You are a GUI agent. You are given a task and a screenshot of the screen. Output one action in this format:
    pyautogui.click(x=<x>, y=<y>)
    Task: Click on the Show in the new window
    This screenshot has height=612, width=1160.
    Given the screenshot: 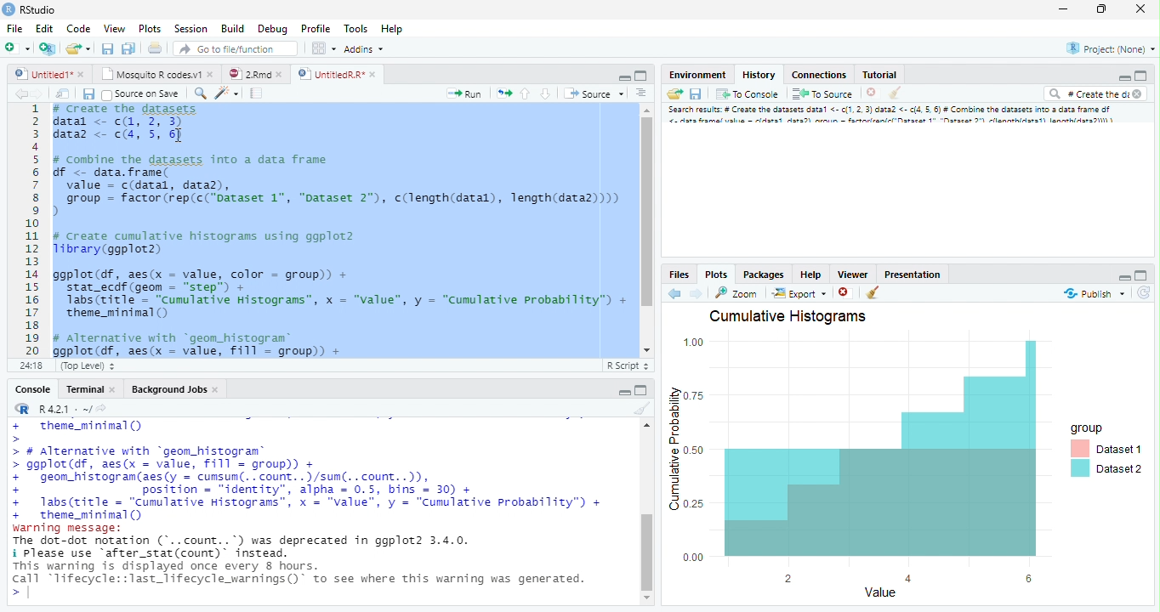 What is the action you would take?
    pyautogui.click(x=61, y=93)
    